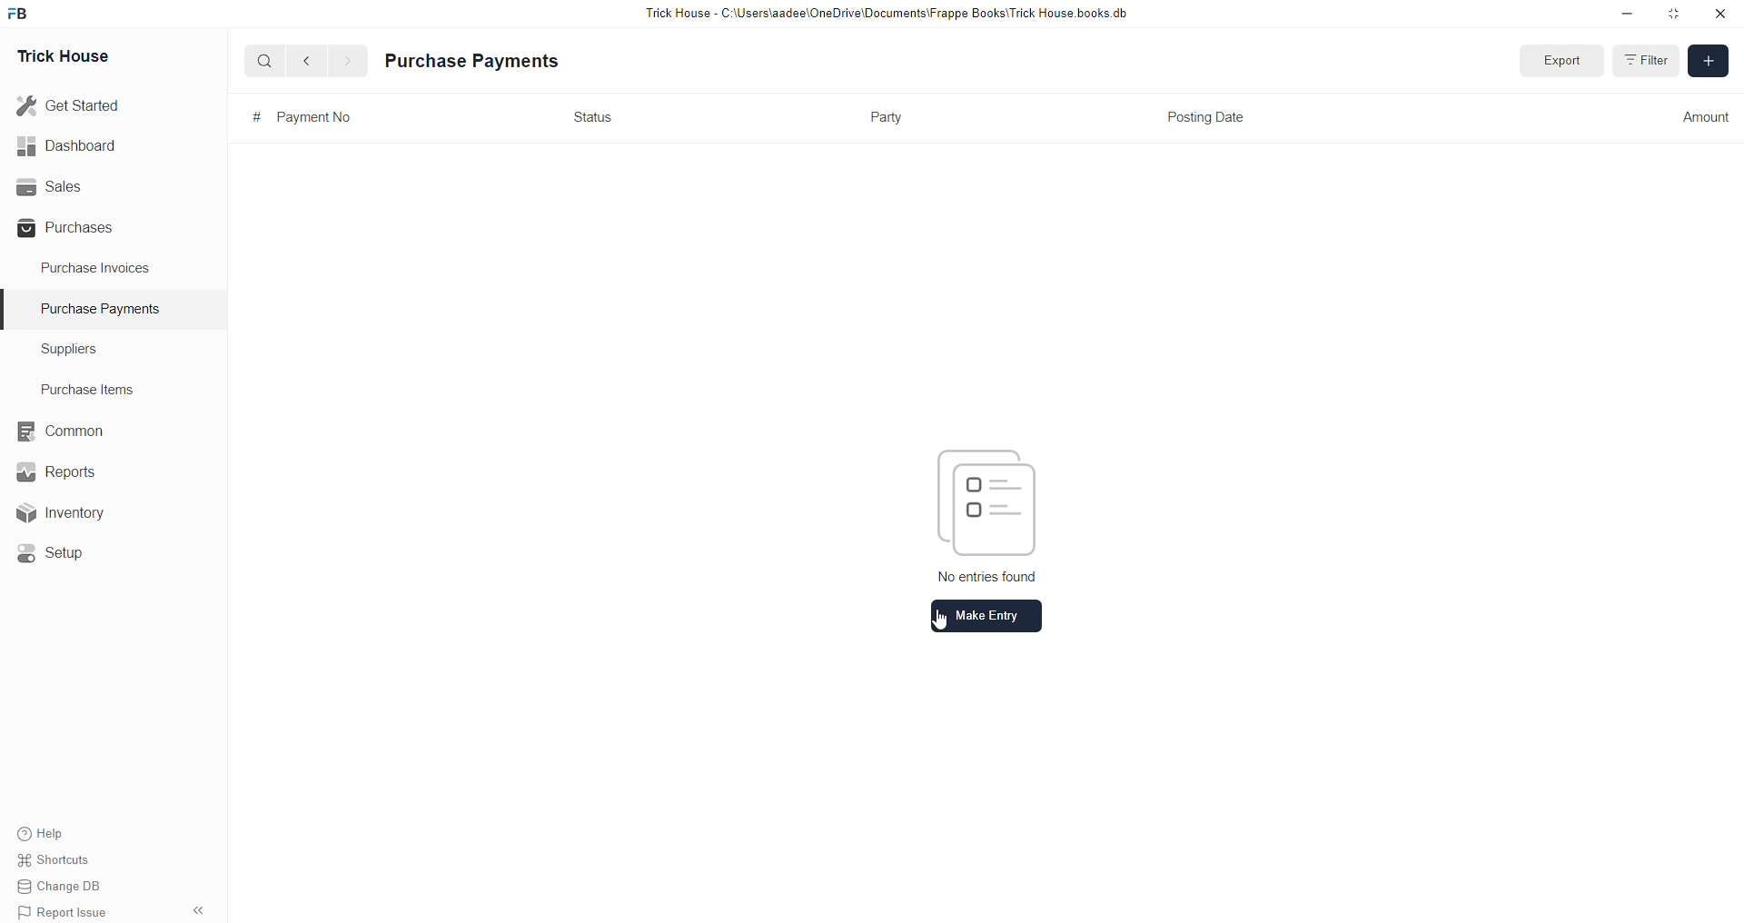  Describe the element at coordinates (64, 862) in the screenshot. I see `Shortcuts` at that location.